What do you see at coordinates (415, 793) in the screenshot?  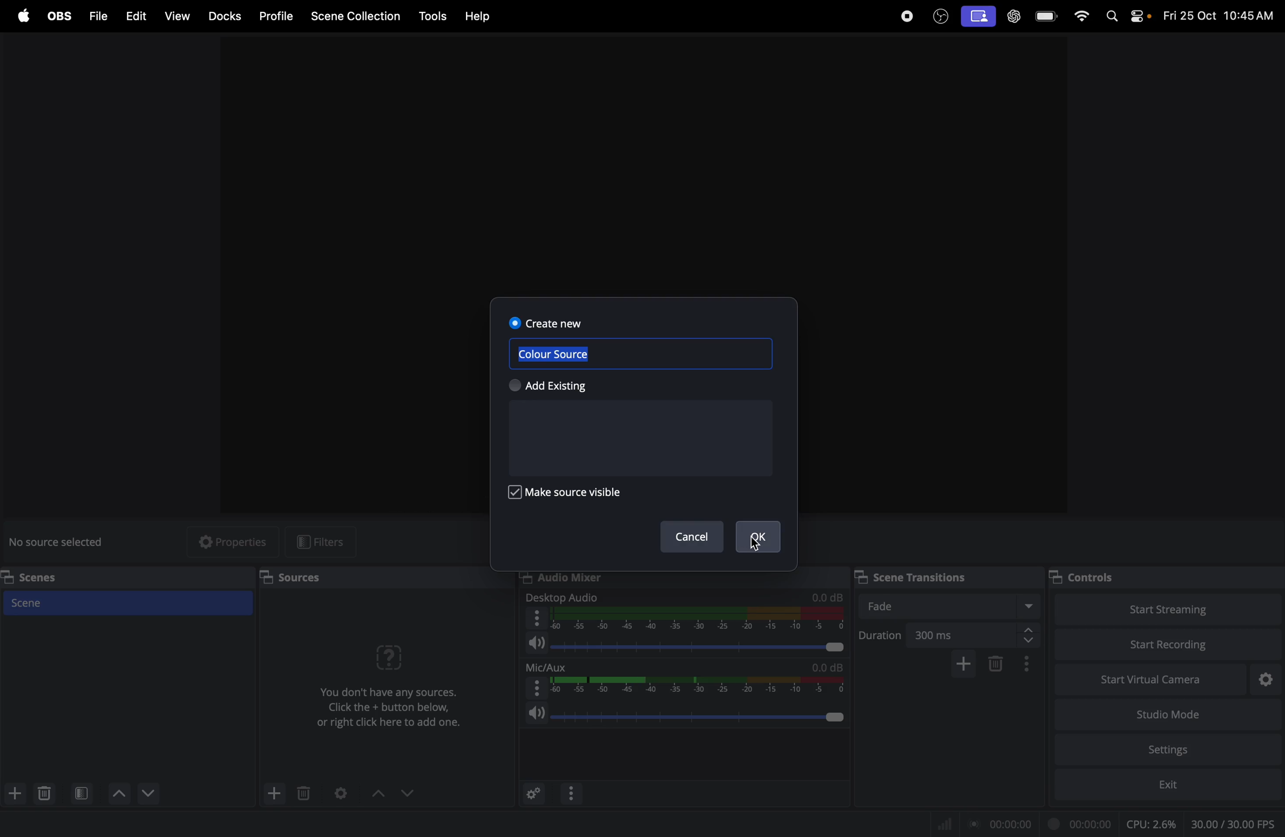 I see `drop down` at bounding box center [415, 793].